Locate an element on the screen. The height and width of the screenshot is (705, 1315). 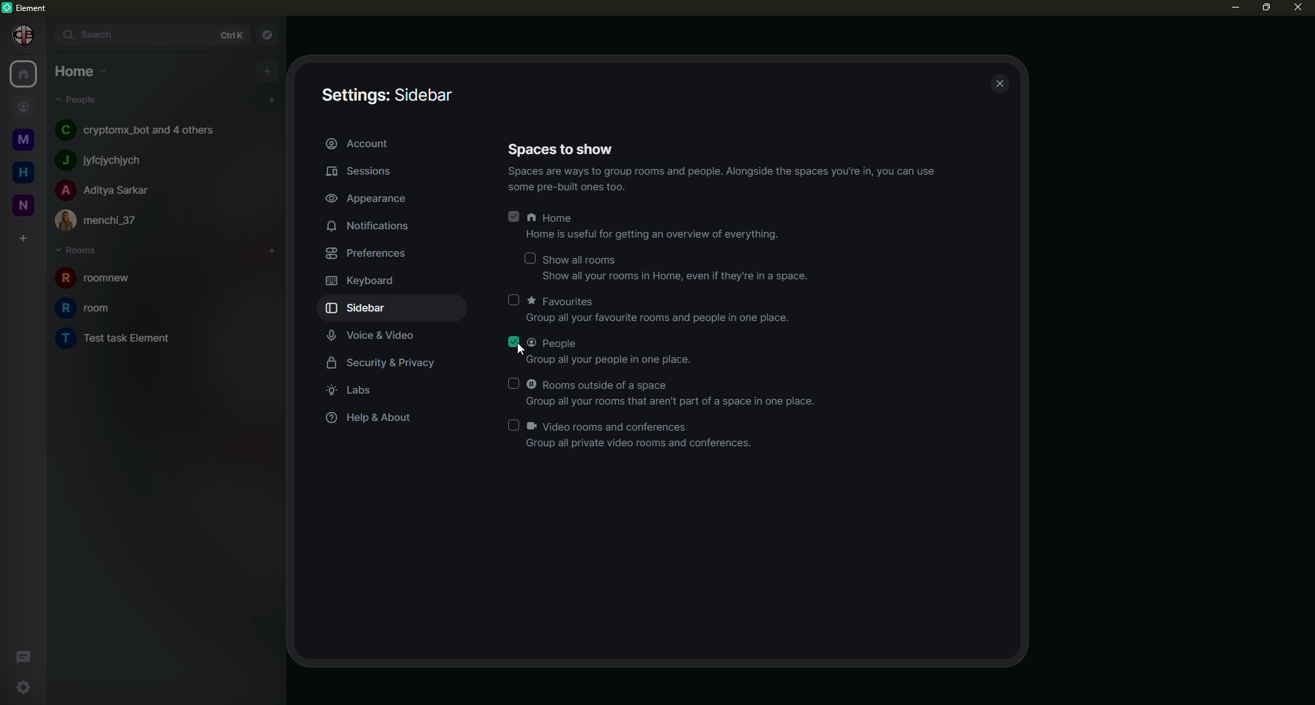
enabled is located at coordinates (516, 340).